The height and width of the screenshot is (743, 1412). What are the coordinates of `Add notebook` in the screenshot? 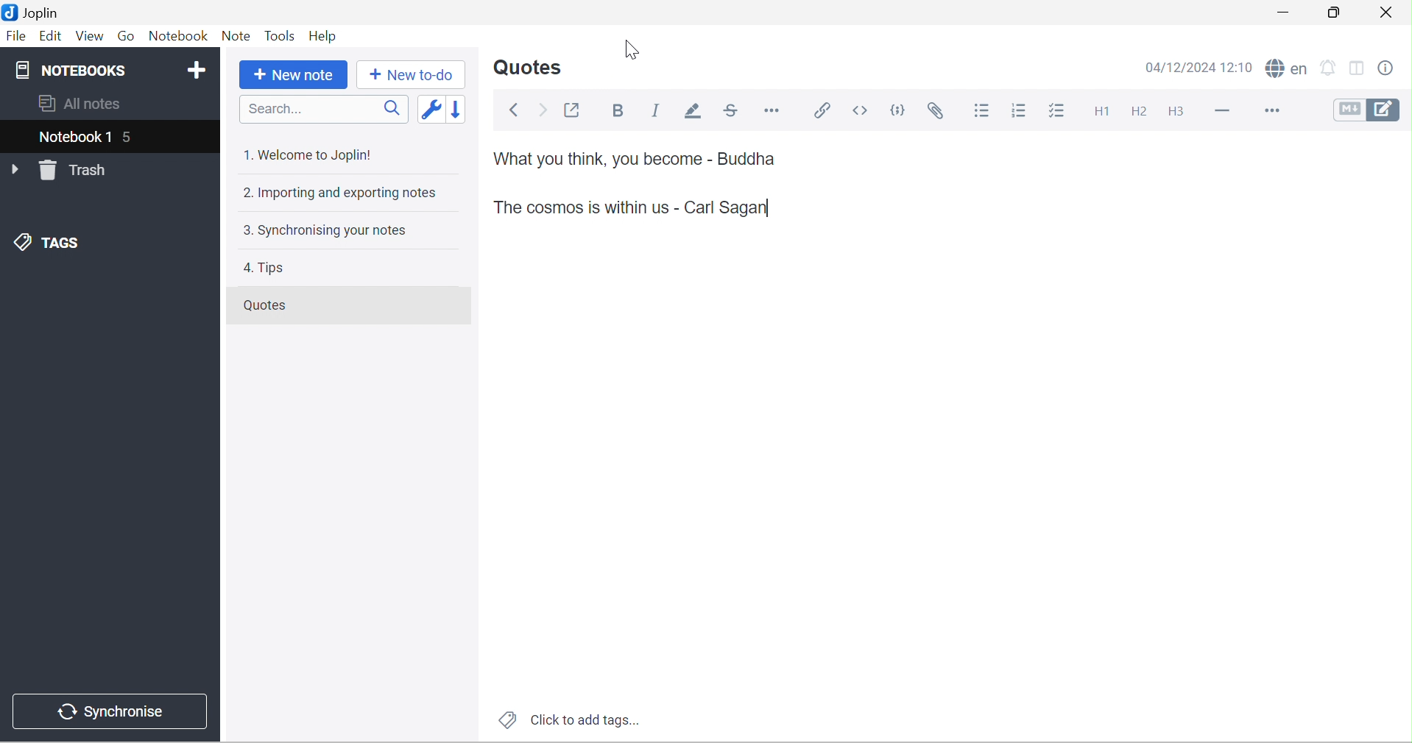 It's located at (199, 71).